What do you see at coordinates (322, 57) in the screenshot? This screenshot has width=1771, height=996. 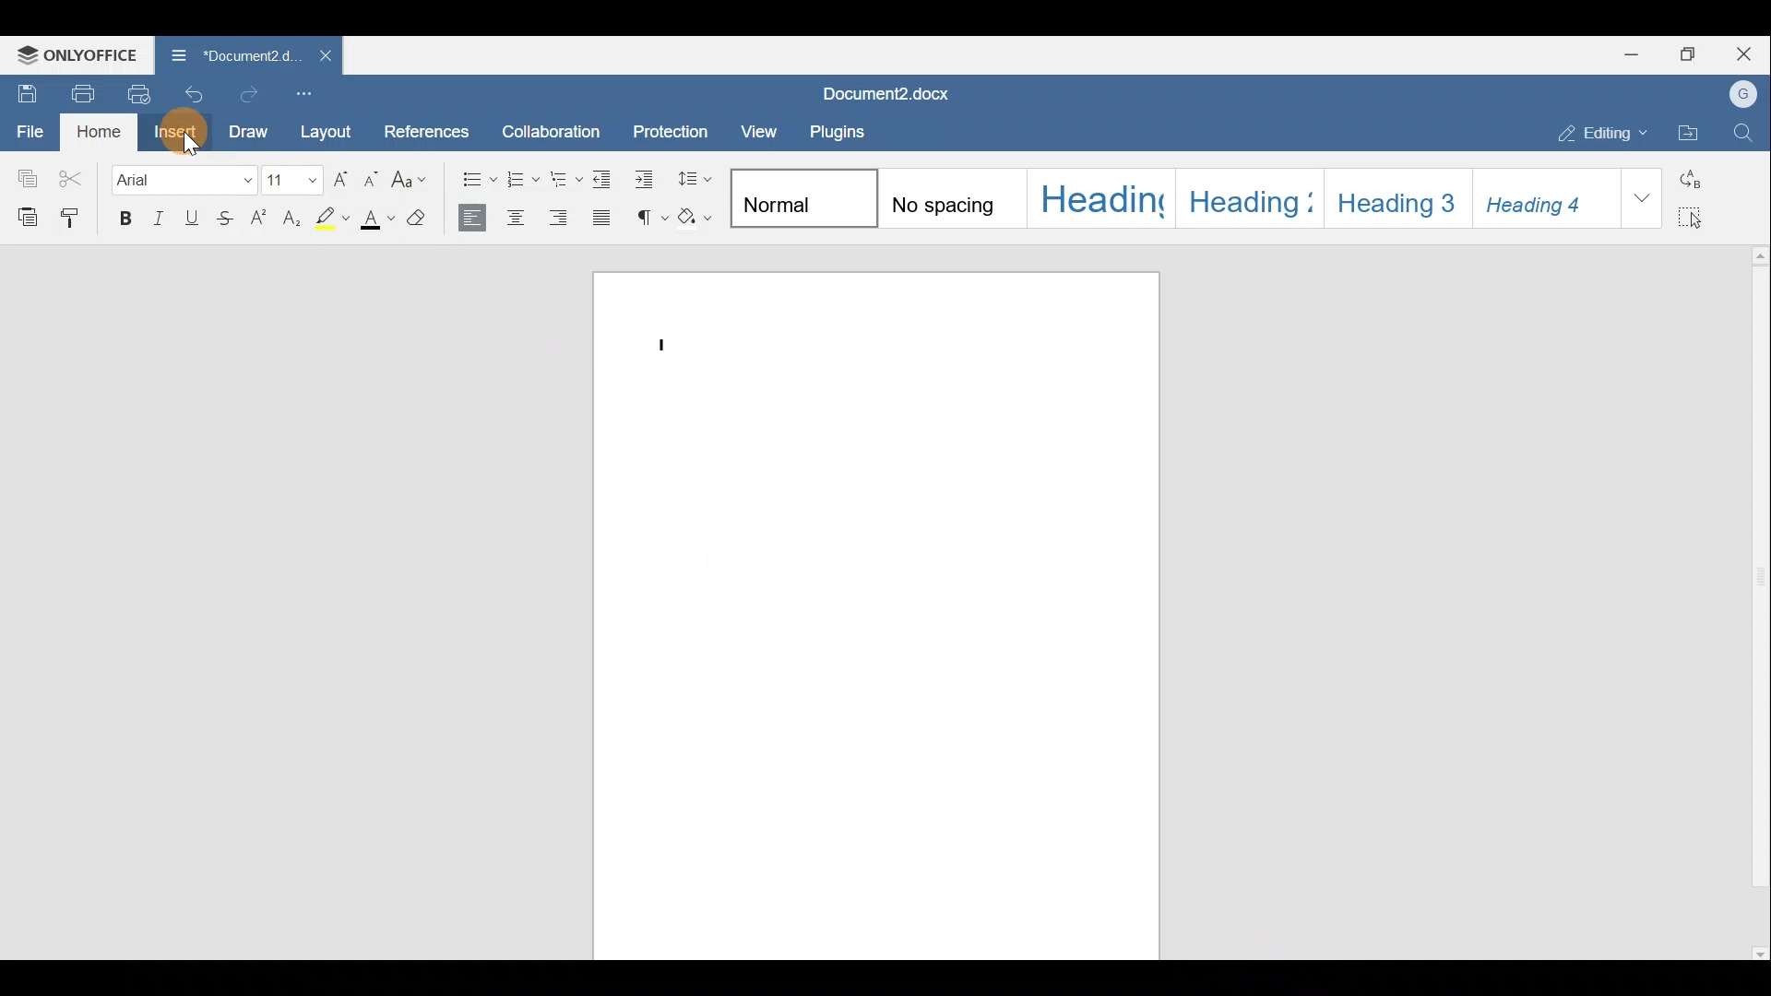 I see `Close document` at bounding box center [322, 57].